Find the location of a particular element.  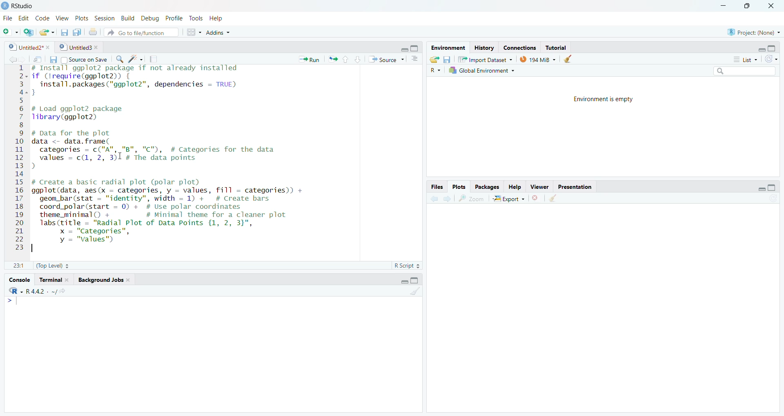

View is located at coordinates (61, 19).